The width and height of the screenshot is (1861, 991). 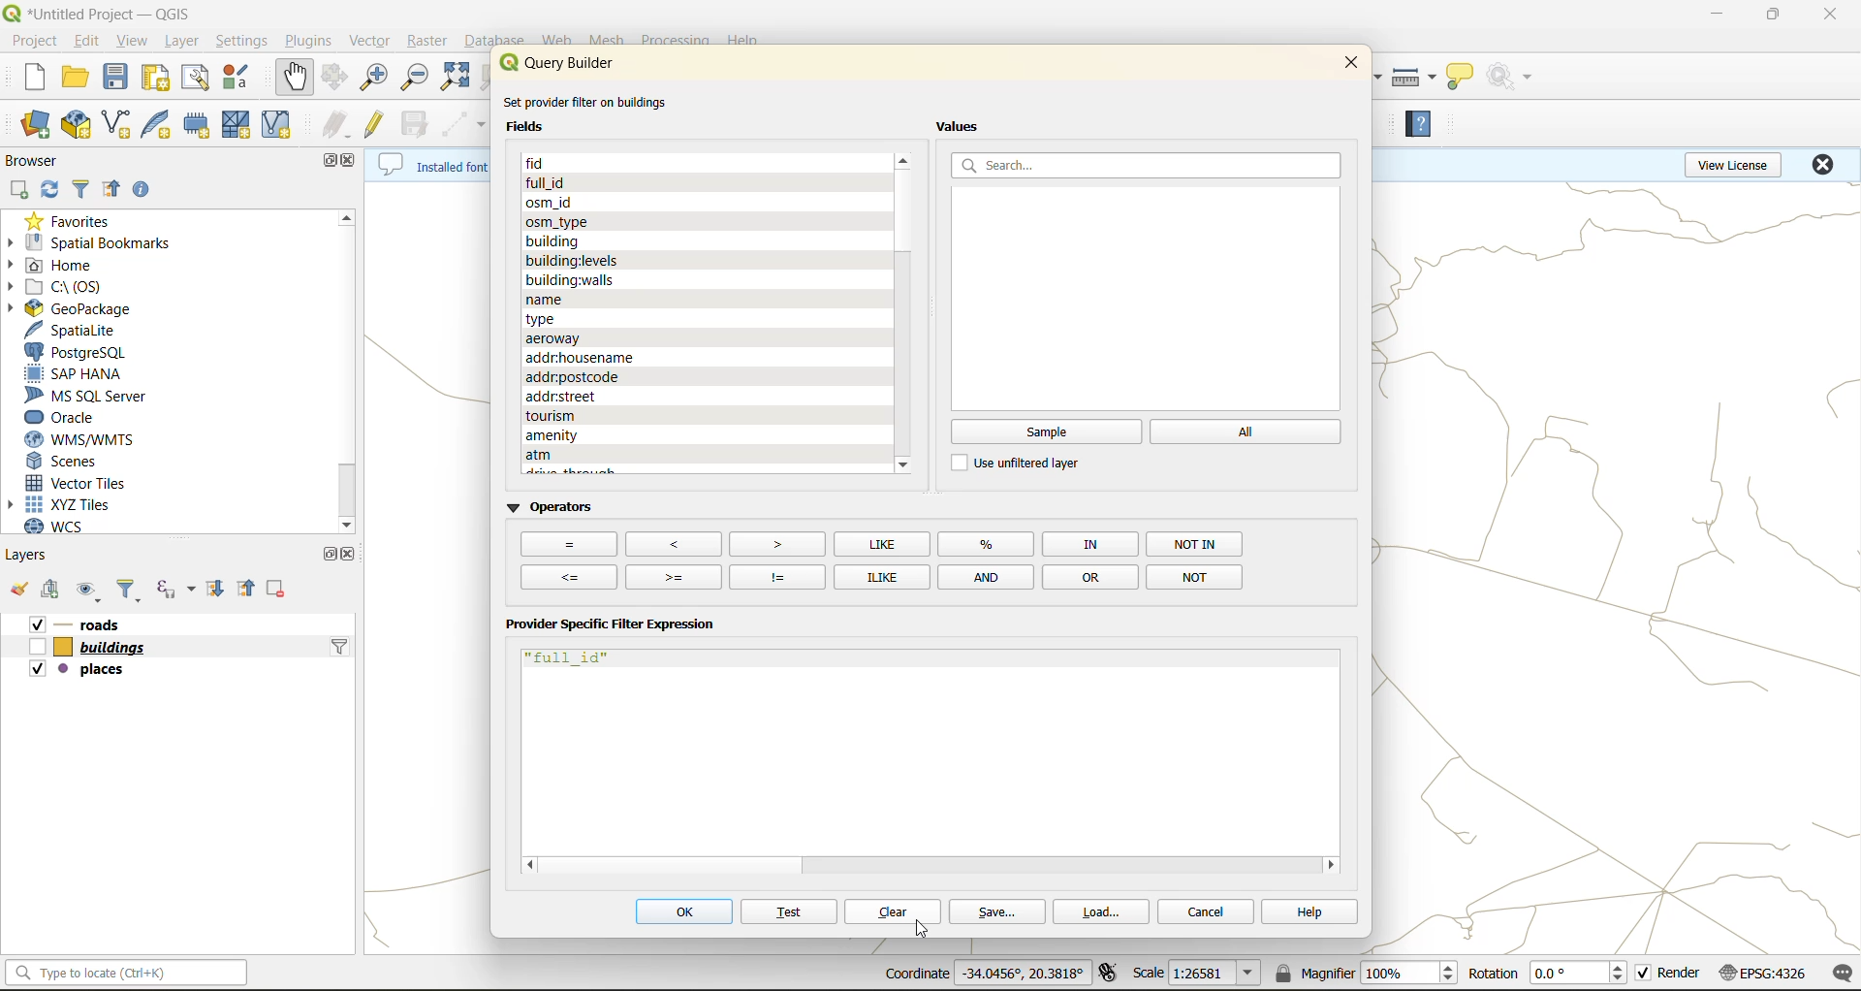 What do you see at coordinates (121, 120) in the screenshot?
I see `new shapefile` at bounding box center [121, 120].